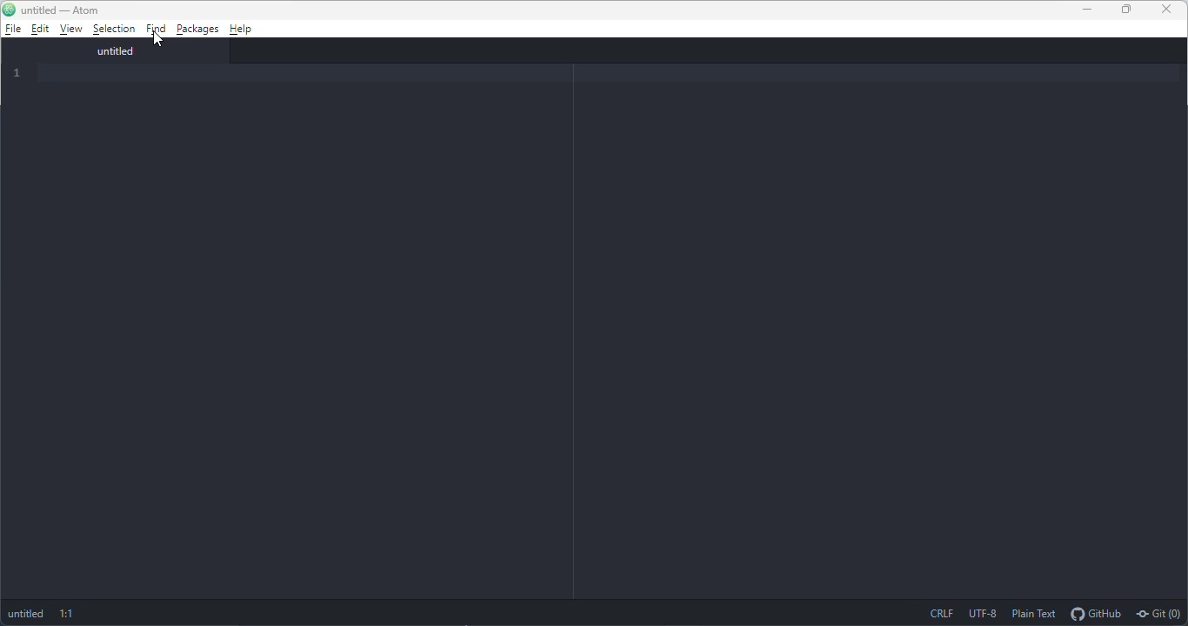 The width and height of the screenshot is (1188, 626). Describe the element at coordinates (68, 10) in the screenshot. I see `untitled-atom` at that location.